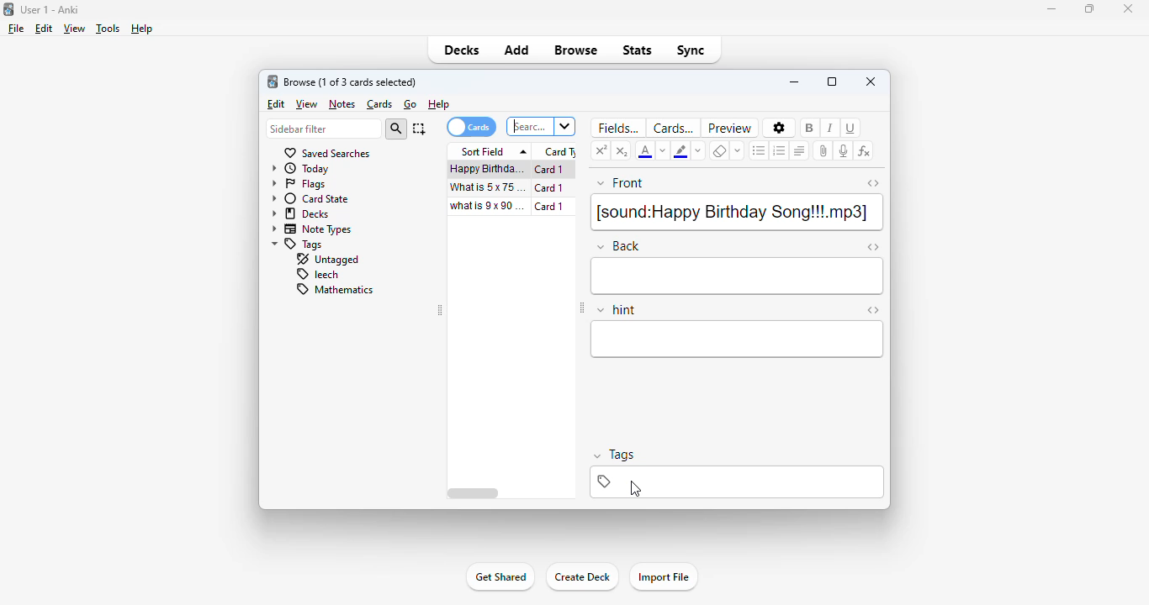 The width and height of the screenshot is (1149, 605). I want to click on toggle HTML editor, so click(872, 183).